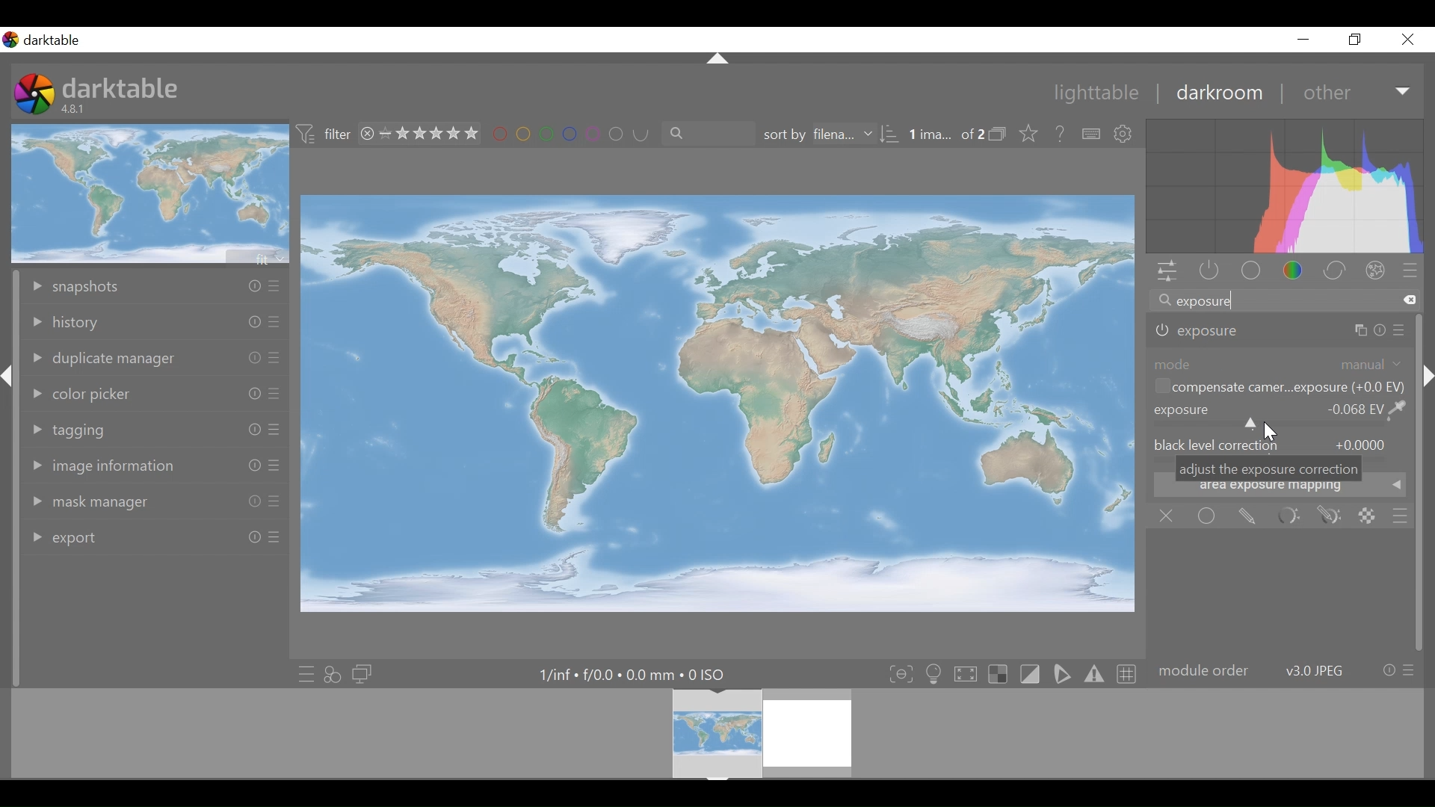 This screenshot has width=1435, height=807. What do you see at coordinates (1061, 675) in the screenshot?
I see `toggle soft proofing` at bounding box center [1061, 675].